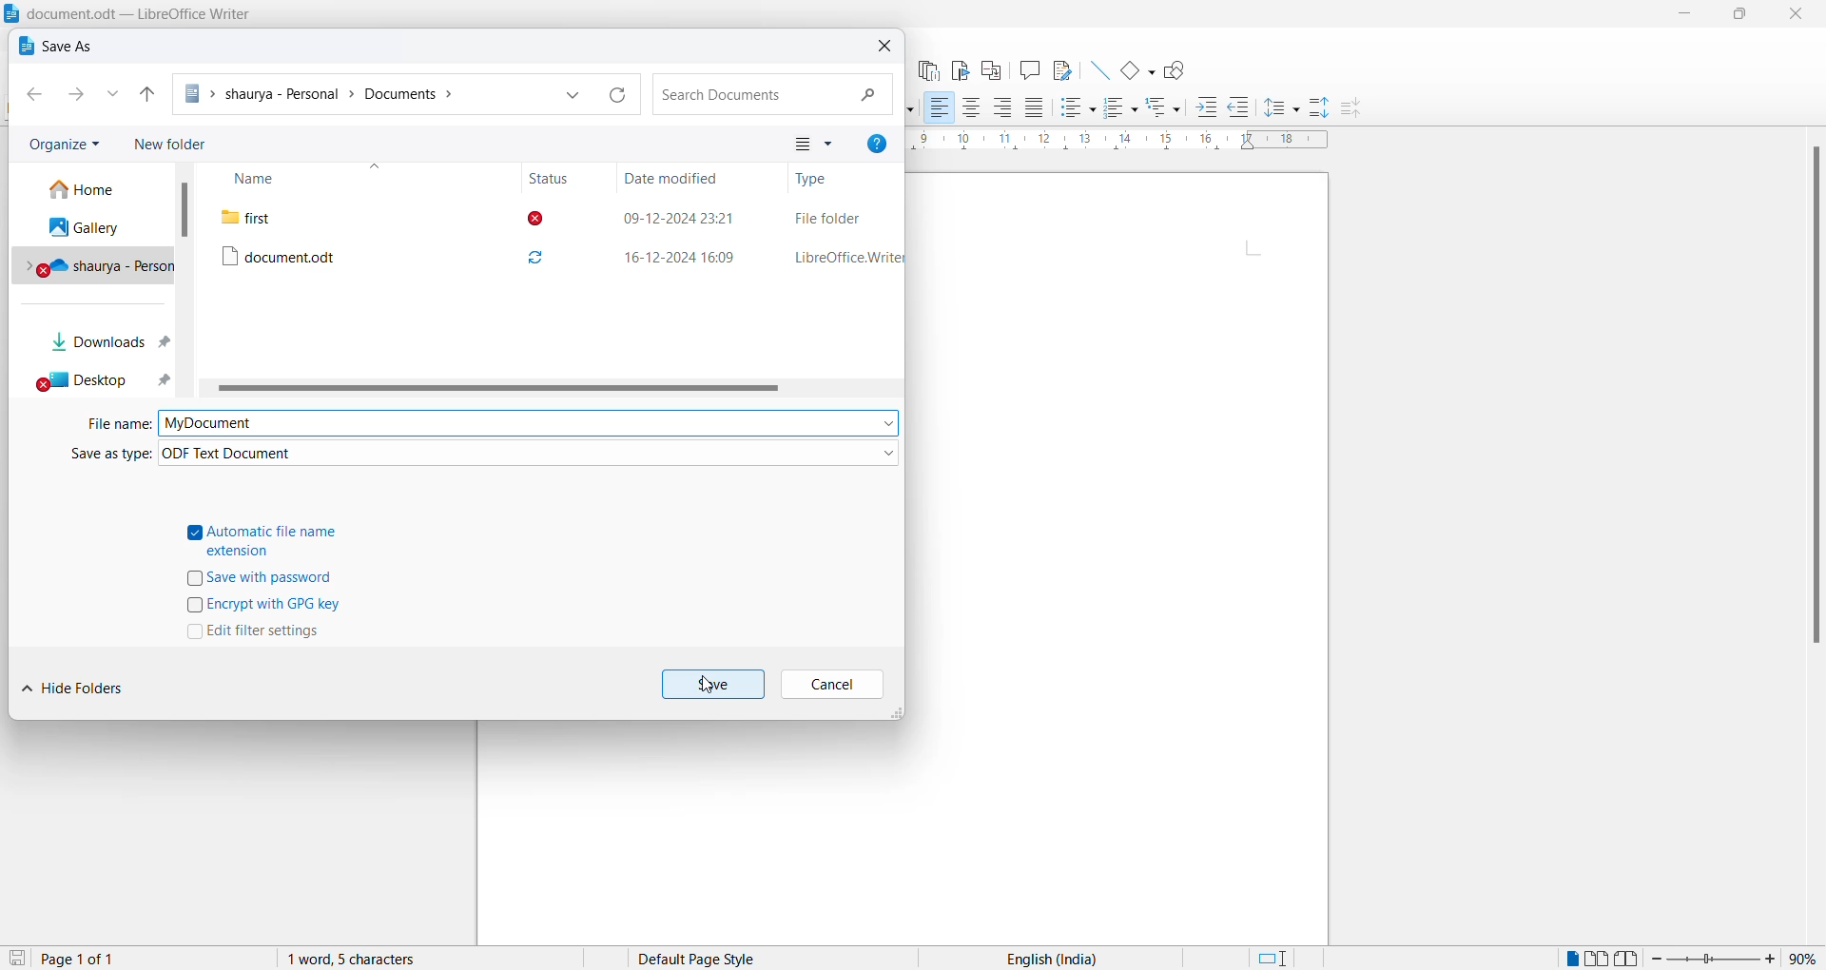 This screenshot has height=970, width=1826. I want to click on Date modified, so click(677, 179).